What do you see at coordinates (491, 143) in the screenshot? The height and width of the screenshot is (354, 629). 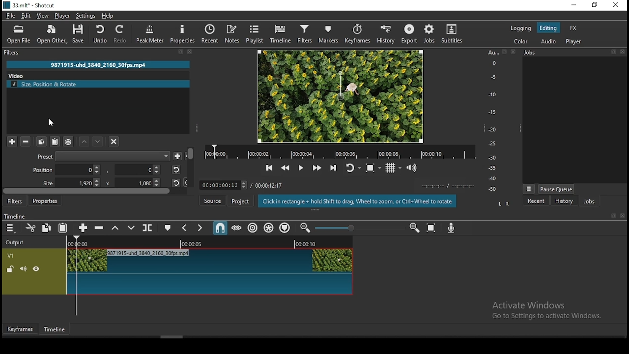 I see `-25` at bounding box center [491, 143].